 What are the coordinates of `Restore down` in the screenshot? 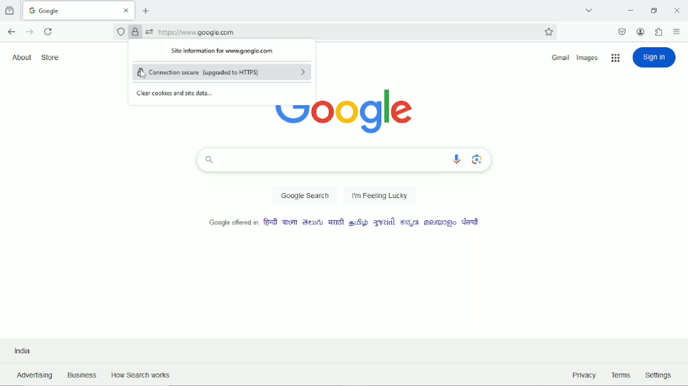 It's located at (654, 10).